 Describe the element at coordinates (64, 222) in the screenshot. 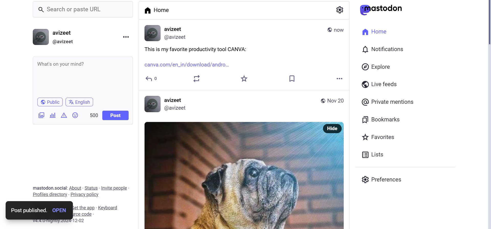

I see `v4.4.0-nightly.2024-12-02` at that location.